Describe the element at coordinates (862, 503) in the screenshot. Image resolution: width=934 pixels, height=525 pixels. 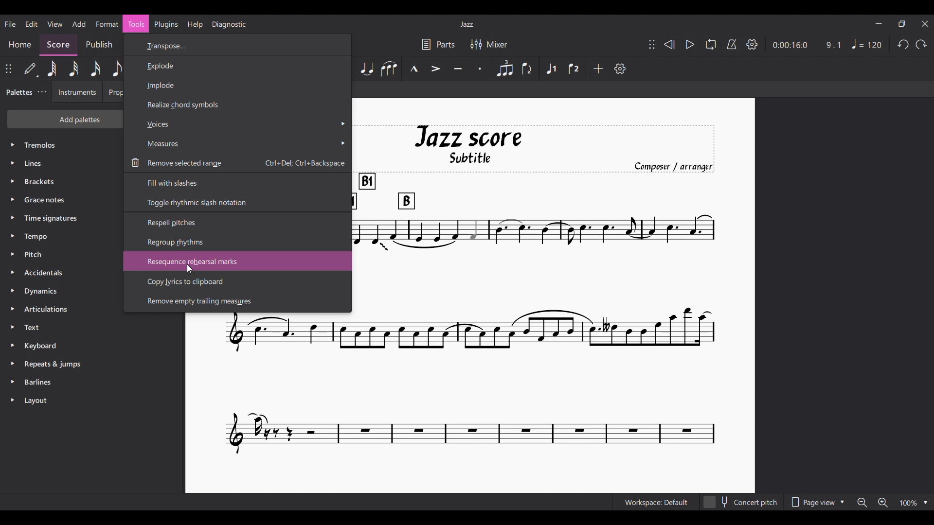
I see `Zoom out` at that location.